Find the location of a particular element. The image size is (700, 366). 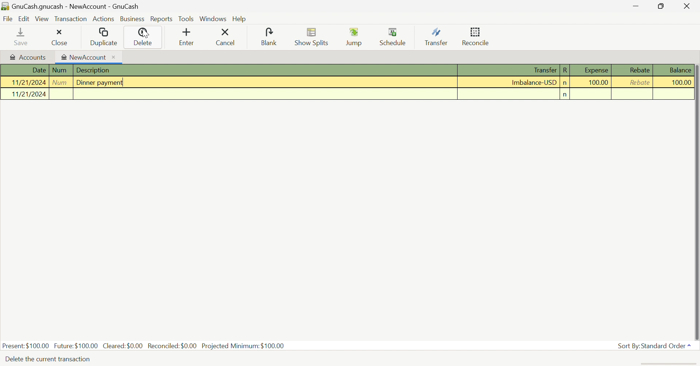

Delete the current transaction is located at coordinates (49, 358).